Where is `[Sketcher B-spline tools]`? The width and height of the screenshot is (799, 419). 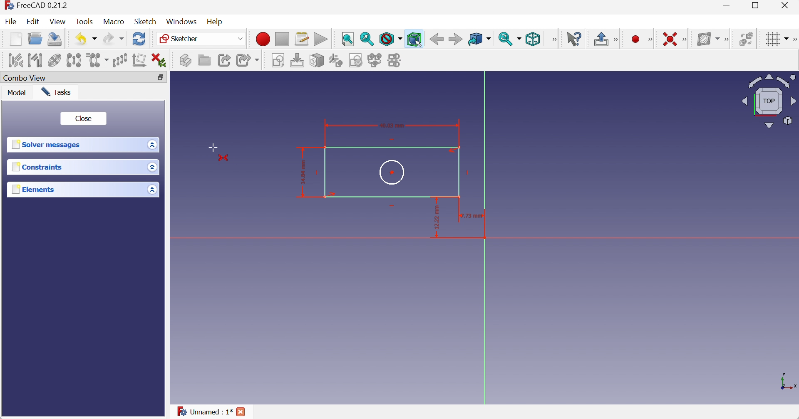 [Sketcher B-spline tools] is located at coordinates (728, 39).